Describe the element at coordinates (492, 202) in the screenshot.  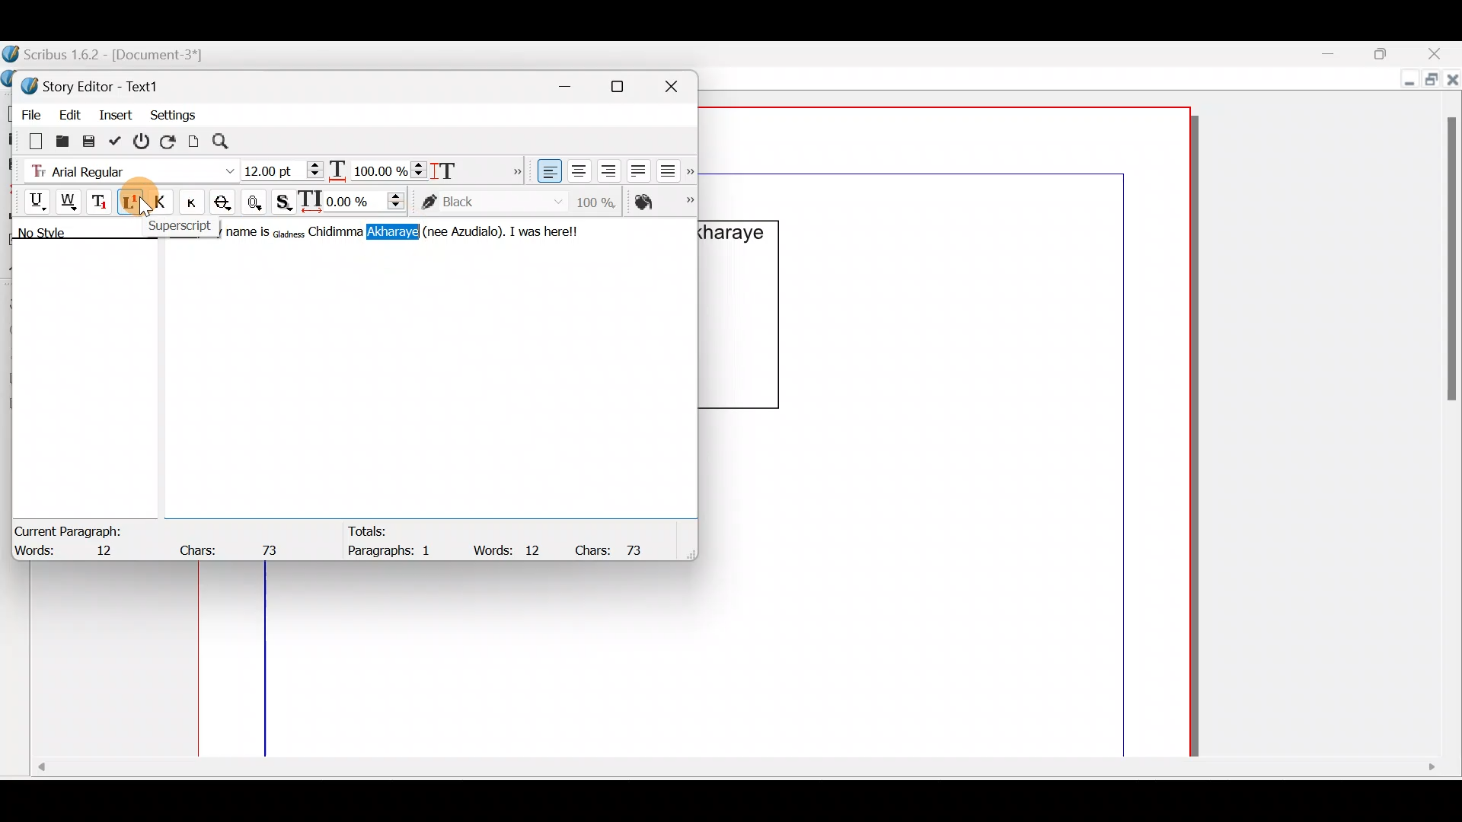
I see `color of text stroke` at that location.